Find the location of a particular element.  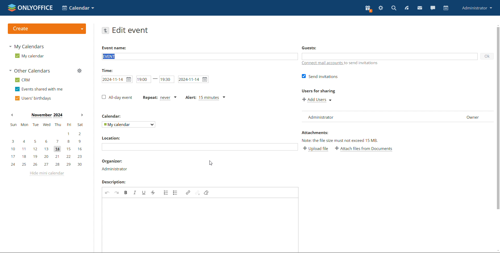

hide mini calendar is located at coordinates (46, 173).